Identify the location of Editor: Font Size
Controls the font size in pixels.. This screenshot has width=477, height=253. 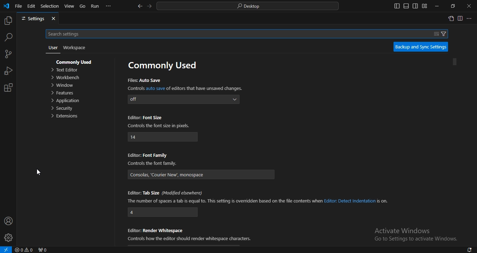
(159, 121).